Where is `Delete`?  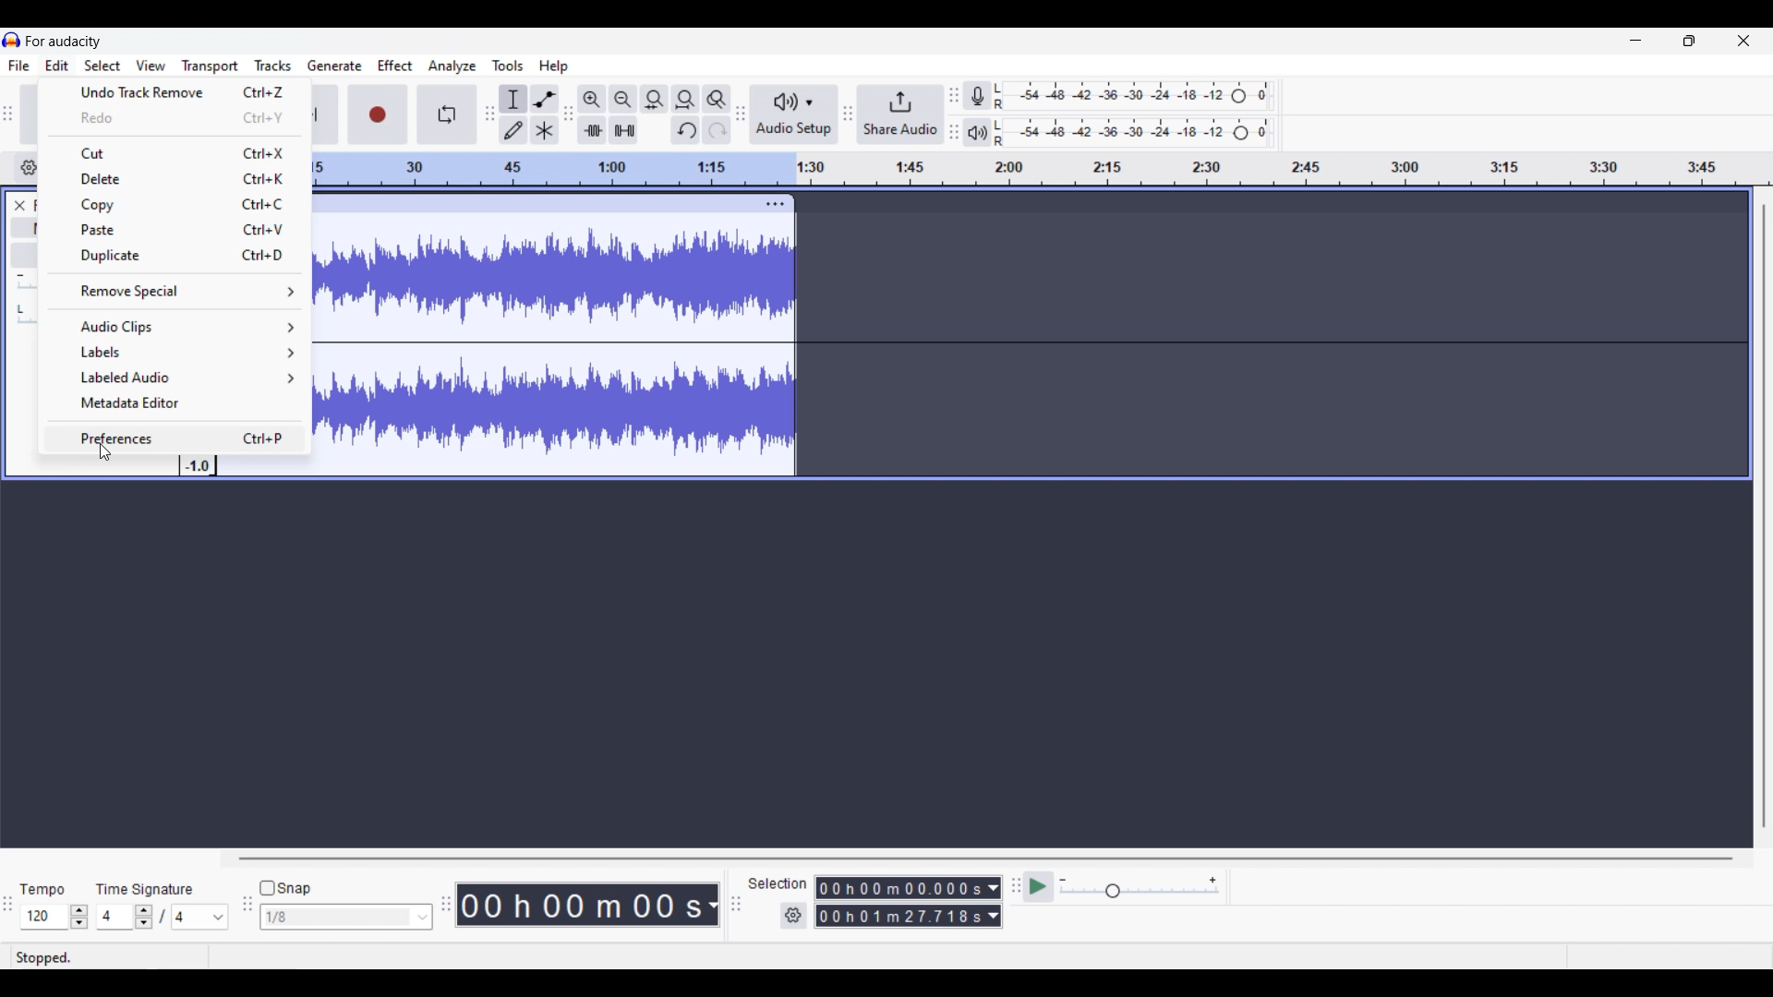 Delete is located at coordinates (179, 179).